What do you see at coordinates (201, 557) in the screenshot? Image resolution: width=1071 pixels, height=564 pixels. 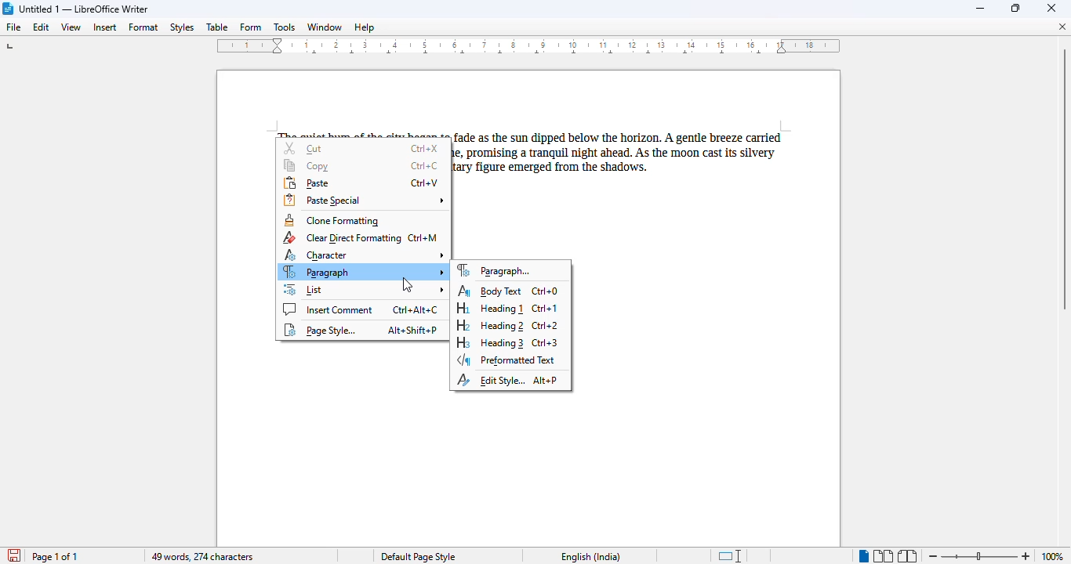 I see `49 words, 274 characters` at bounding box center [201, 557].